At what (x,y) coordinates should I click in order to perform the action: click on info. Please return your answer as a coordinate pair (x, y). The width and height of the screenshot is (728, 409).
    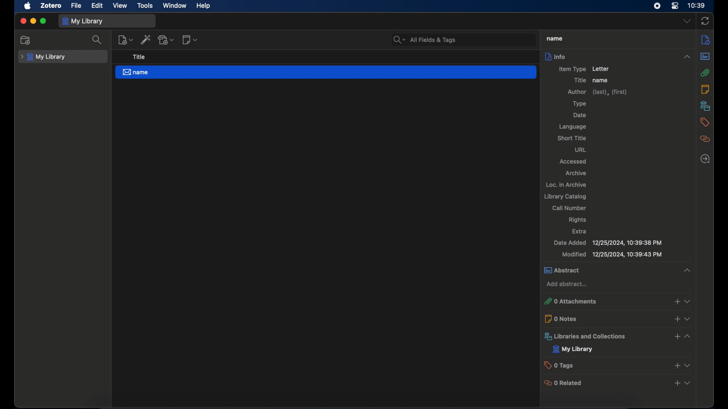
    Looking at the image, I should click on (618, 56).